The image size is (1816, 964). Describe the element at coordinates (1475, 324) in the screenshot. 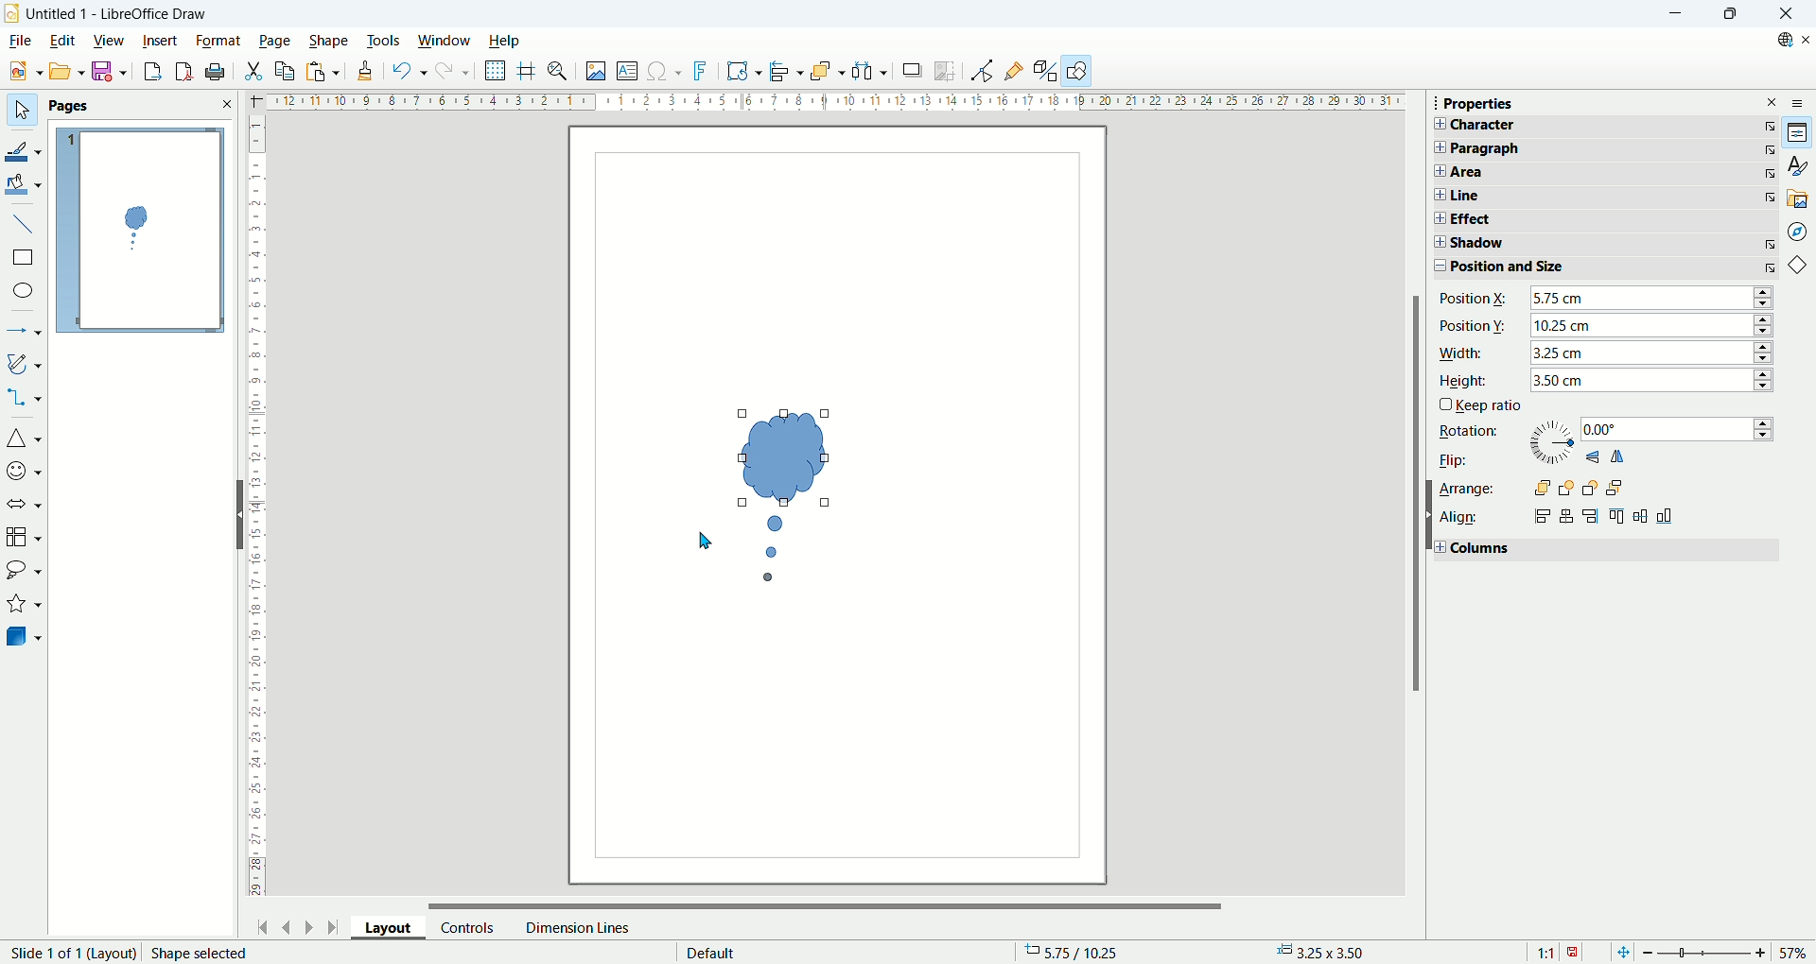

I see `Position Y` at that location.